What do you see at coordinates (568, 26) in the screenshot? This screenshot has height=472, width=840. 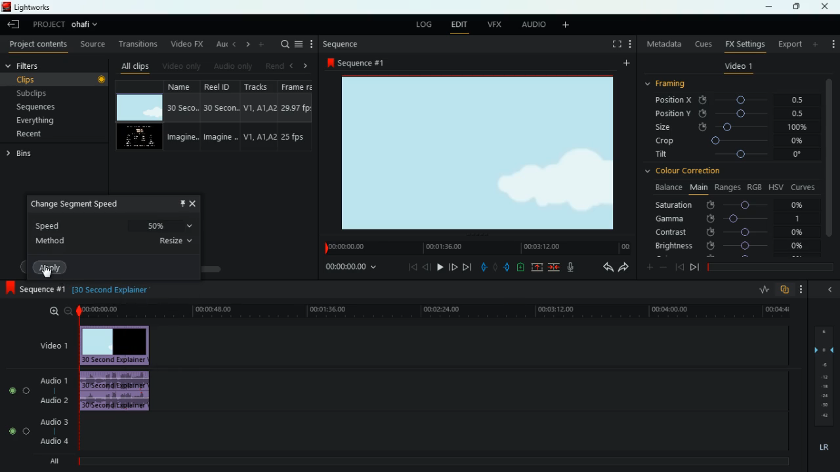 I see `more` at bounding box center [568, 26].